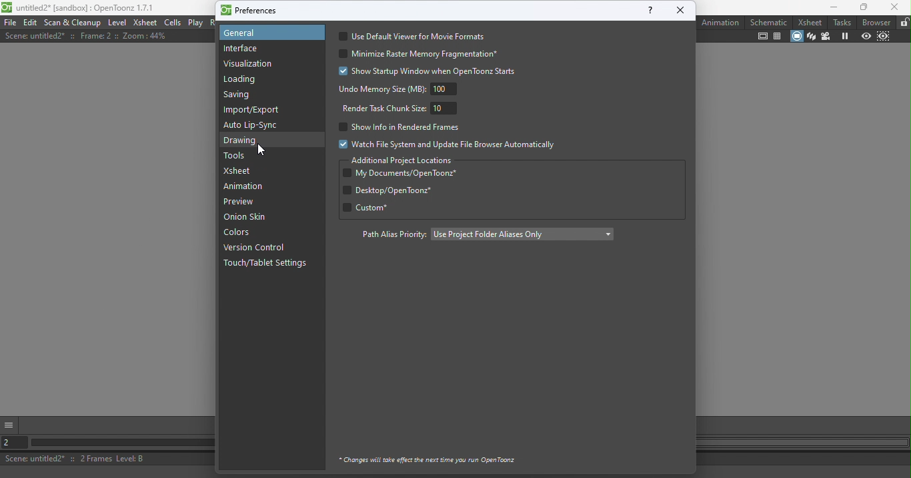 The height and width of the screenshot is (478, 911). Describe the element at coordinates (237, 156) in the screenshot. I see `Tools` at that location.